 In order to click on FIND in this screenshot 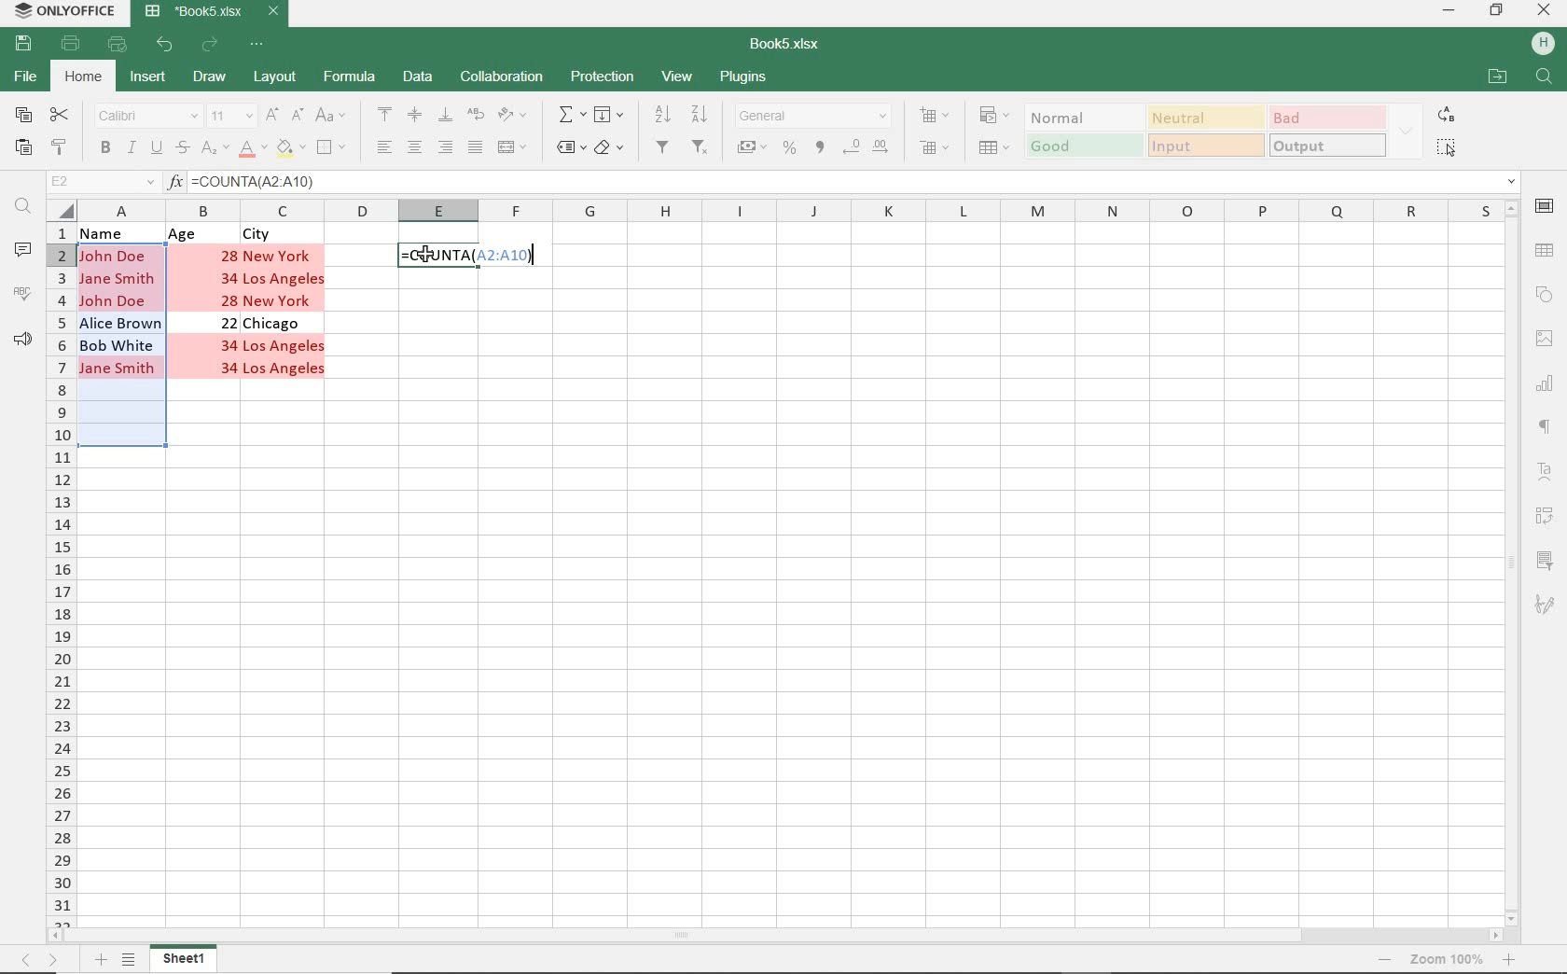, I will do `click(27, 208)`.